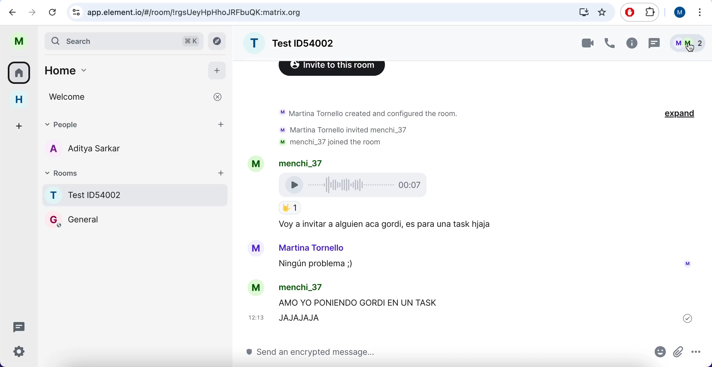  What do you see at coordinates (688, 44) in the screenshot?
I see `members` at bounding box center [688, 44].